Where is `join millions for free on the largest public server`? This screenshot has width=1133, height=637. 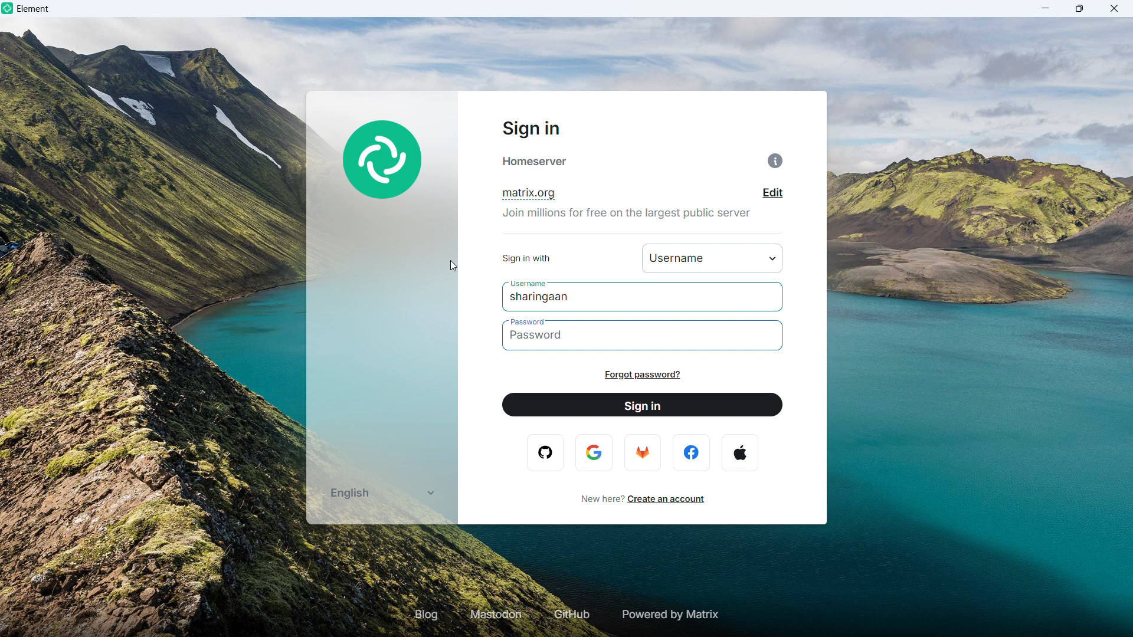
join millions for free on the largest public server is located at coordinates (628, 218).